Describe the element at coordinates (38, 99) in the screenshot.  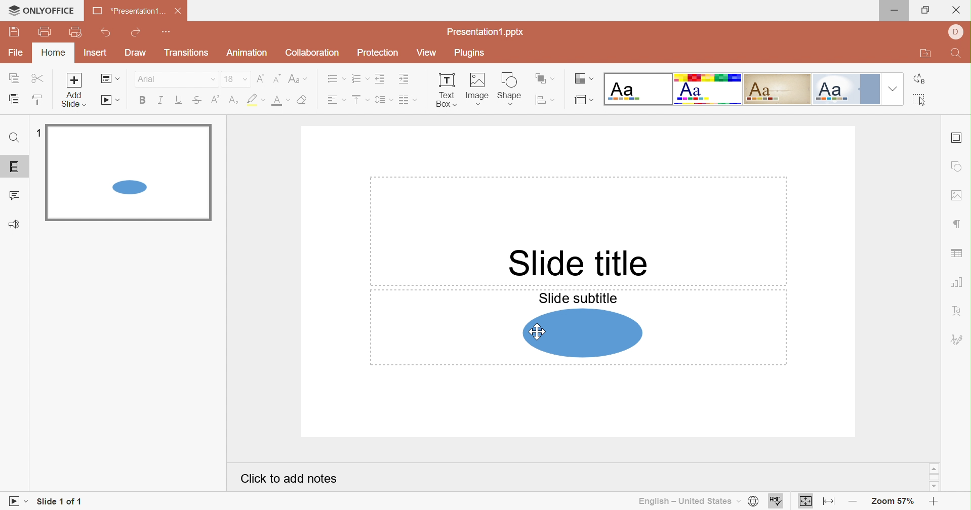
I see `Copy style` at that location.